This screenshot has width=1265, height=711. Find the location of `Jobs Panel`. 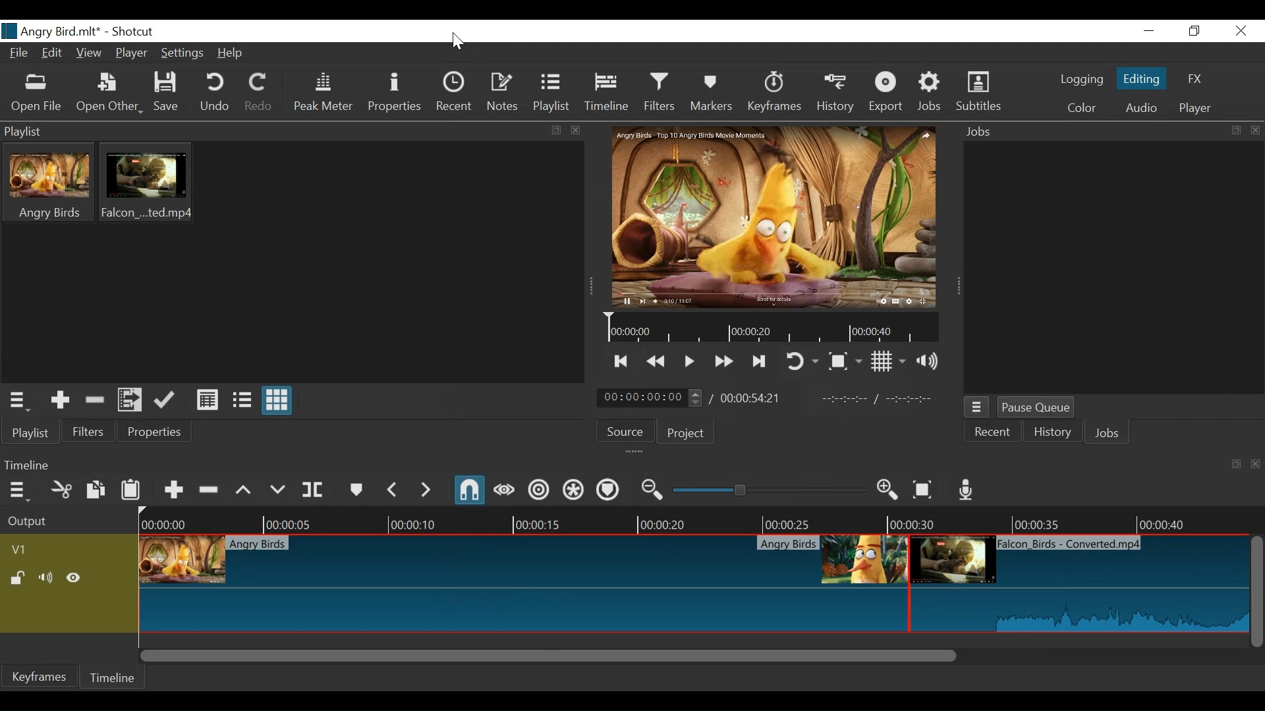

Jobs Panel is located at coordinates (1115, 270).